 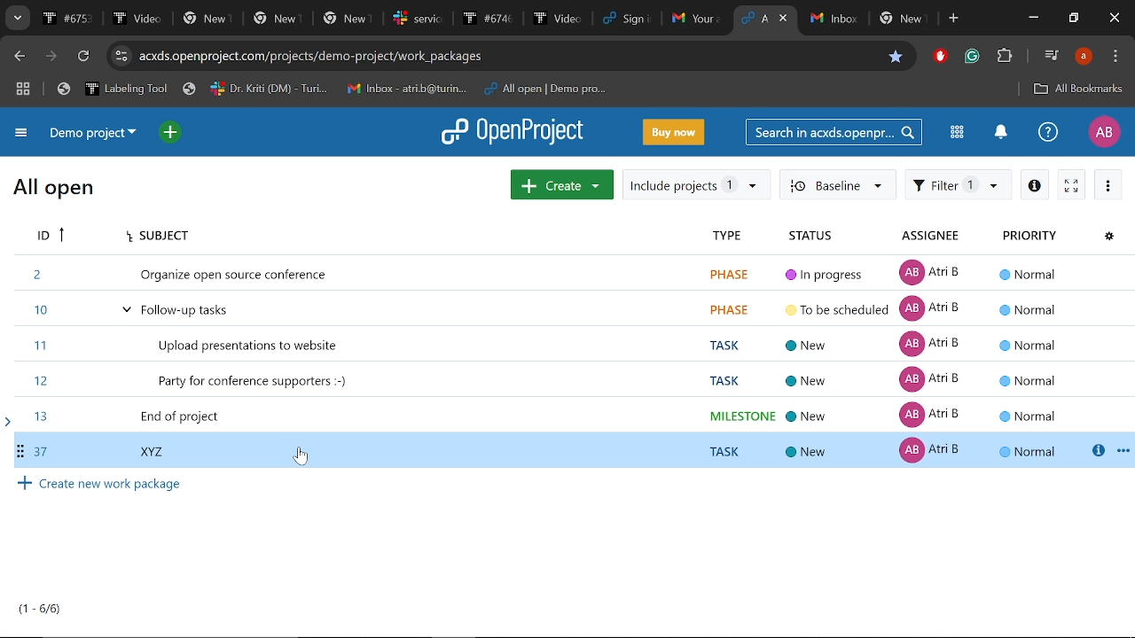 What do you see at coordinates (938, 58) in the screenshot?
I see `Add block` at bounding box center [938, 58].